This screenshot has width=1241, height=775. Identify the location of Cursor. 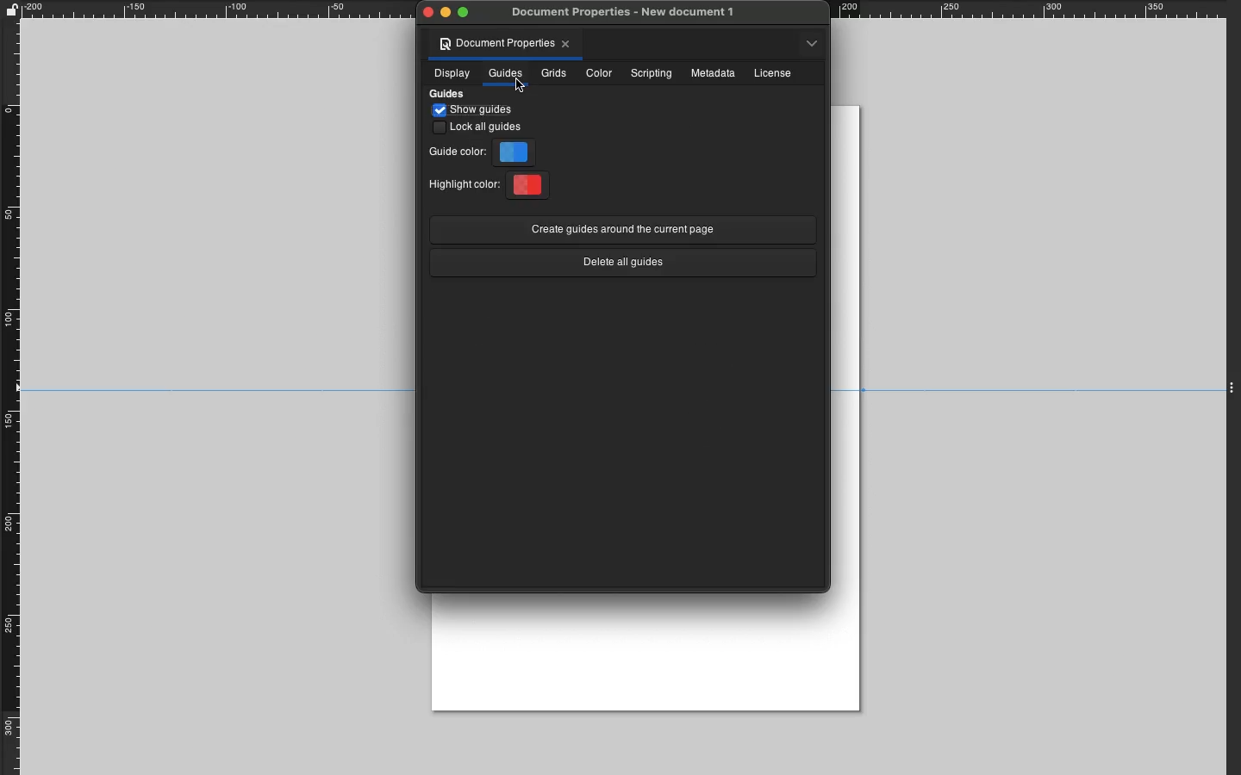
(521, 86).